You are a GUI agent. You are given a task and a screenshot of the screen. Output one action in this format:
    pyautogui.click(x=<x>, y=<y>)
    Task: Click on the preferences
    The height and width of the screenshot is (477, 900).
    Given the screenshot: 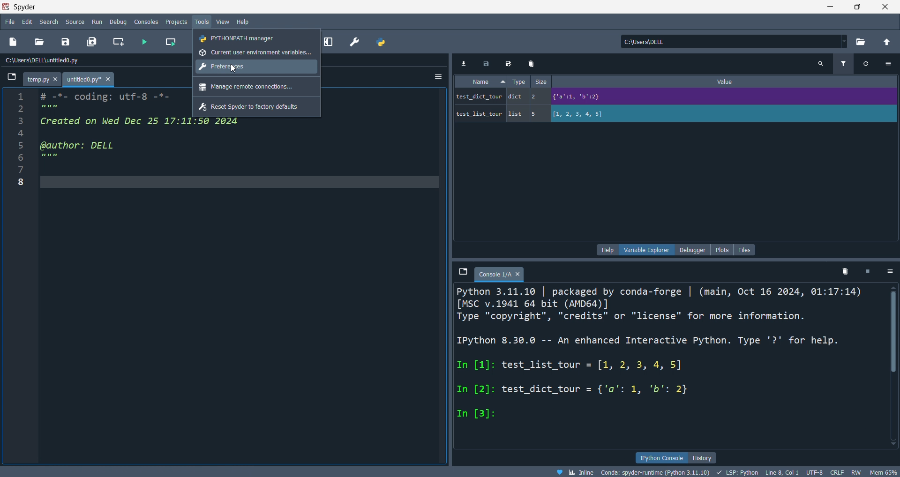 What is the action you would take?
    pyautogui.click(x=257, y=66)
    